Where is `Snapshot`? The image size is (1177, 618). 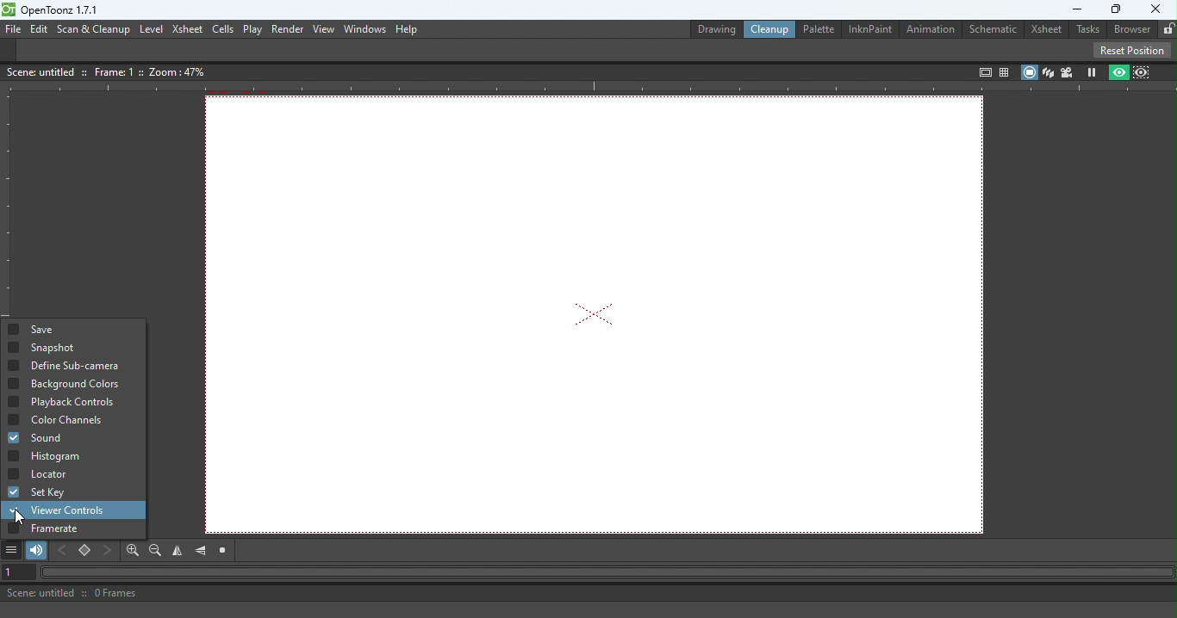
Snapshot is located at coordinates (44, 347).